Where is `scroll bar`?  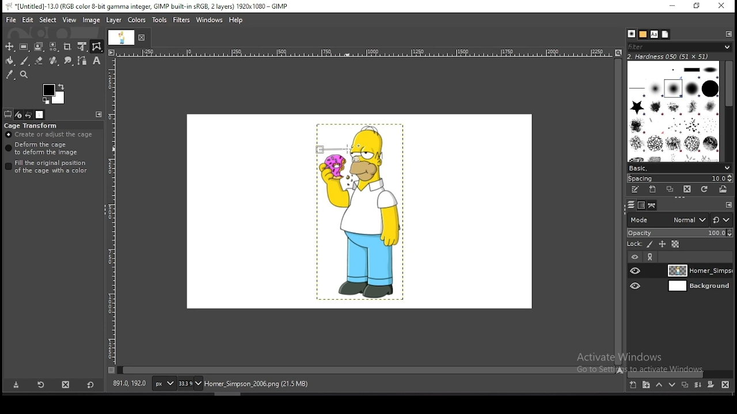
scroll bar is located at coordinates (366, 369).